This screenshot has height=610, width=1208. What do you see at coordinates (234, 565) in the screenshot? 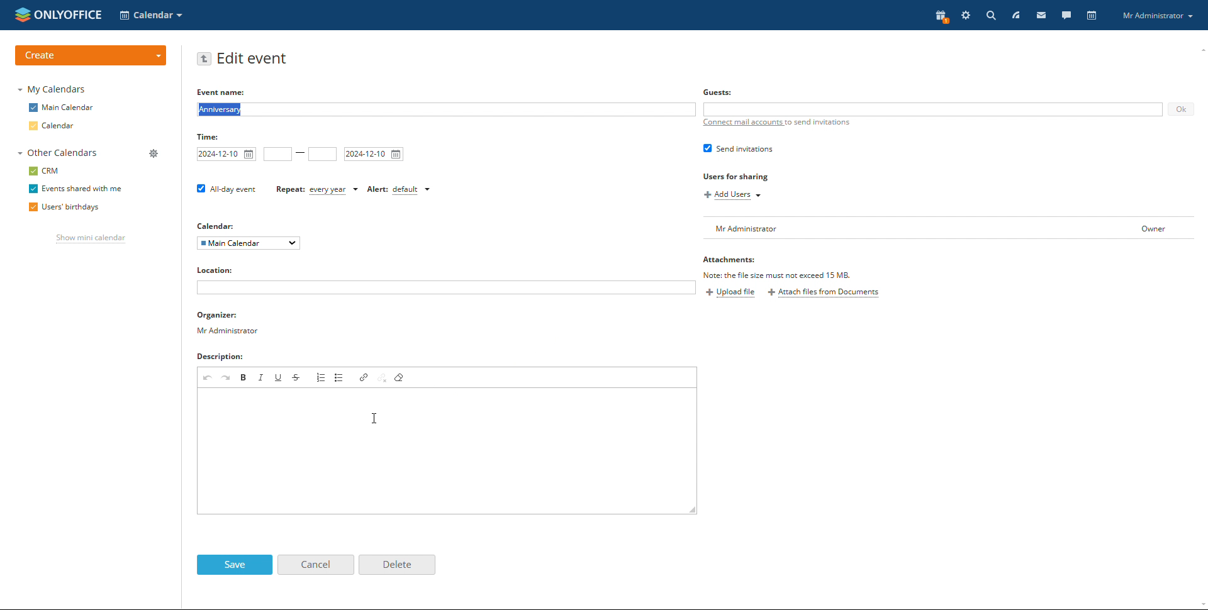
I see `save` at bounding box center [234, 565].